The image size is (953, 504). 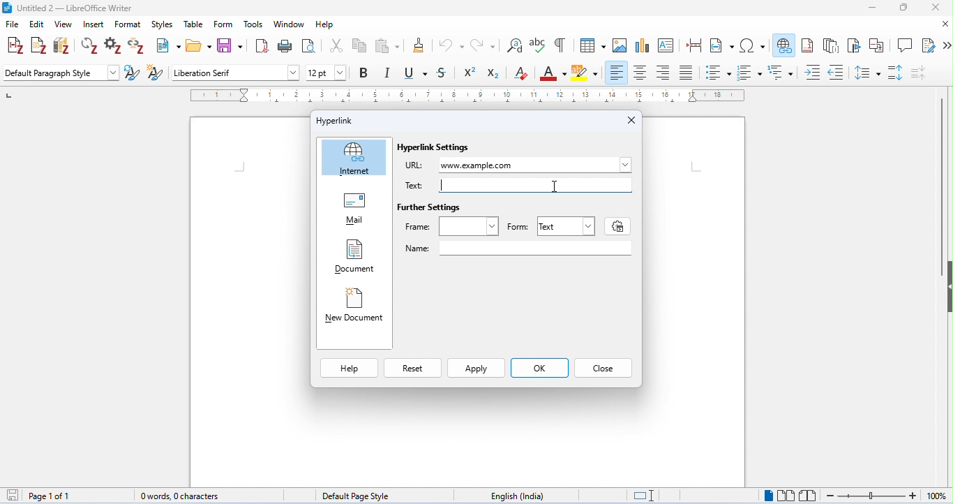 What do you see at coordinates (522, 73) in the screenshot?
I see `clear formatting` at bounding box center [522, 73].